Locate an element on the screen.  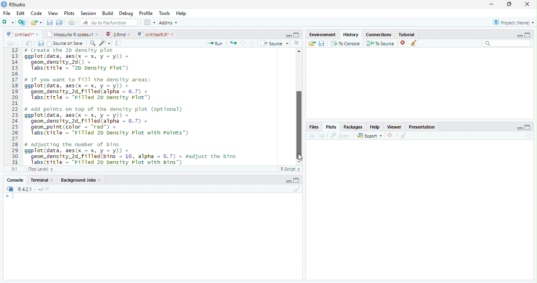
zoom is located at coordinates (342, 136).